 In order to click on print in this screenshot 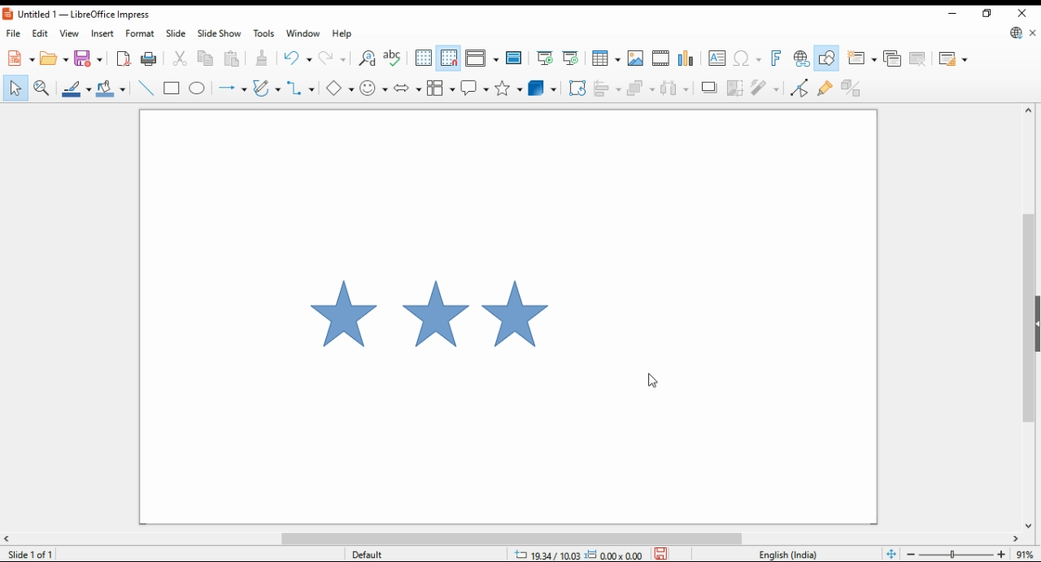, I will do `click(148, 58)`.